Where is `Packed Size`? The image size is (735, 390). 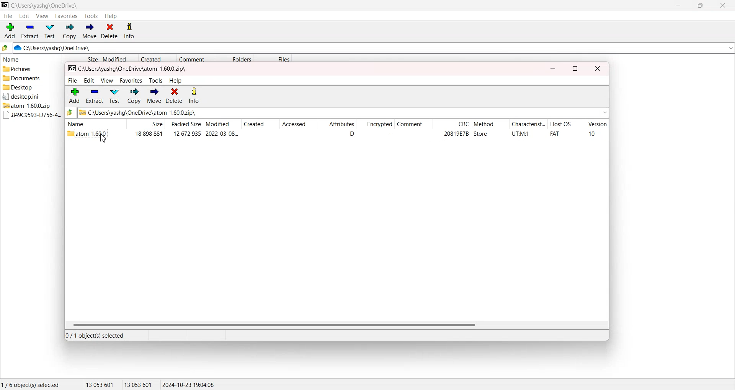 Packed Size is located at coordinates (184, 124).